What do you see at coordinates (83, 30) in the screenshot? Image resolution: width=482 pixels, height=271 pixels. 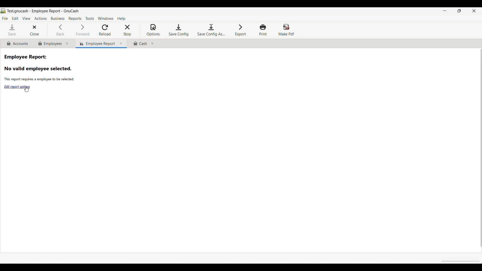 I see `Forward` at bounding box center [83, 30].